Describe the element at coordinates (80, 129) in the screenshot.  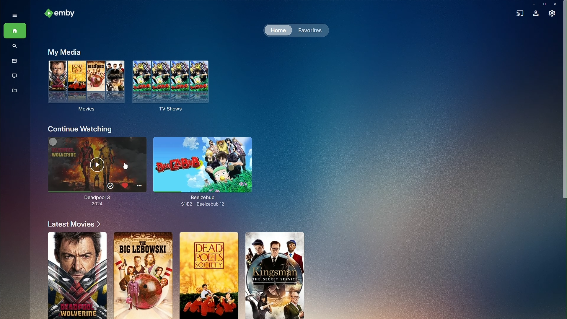
I see `Continue Watching` at that location.